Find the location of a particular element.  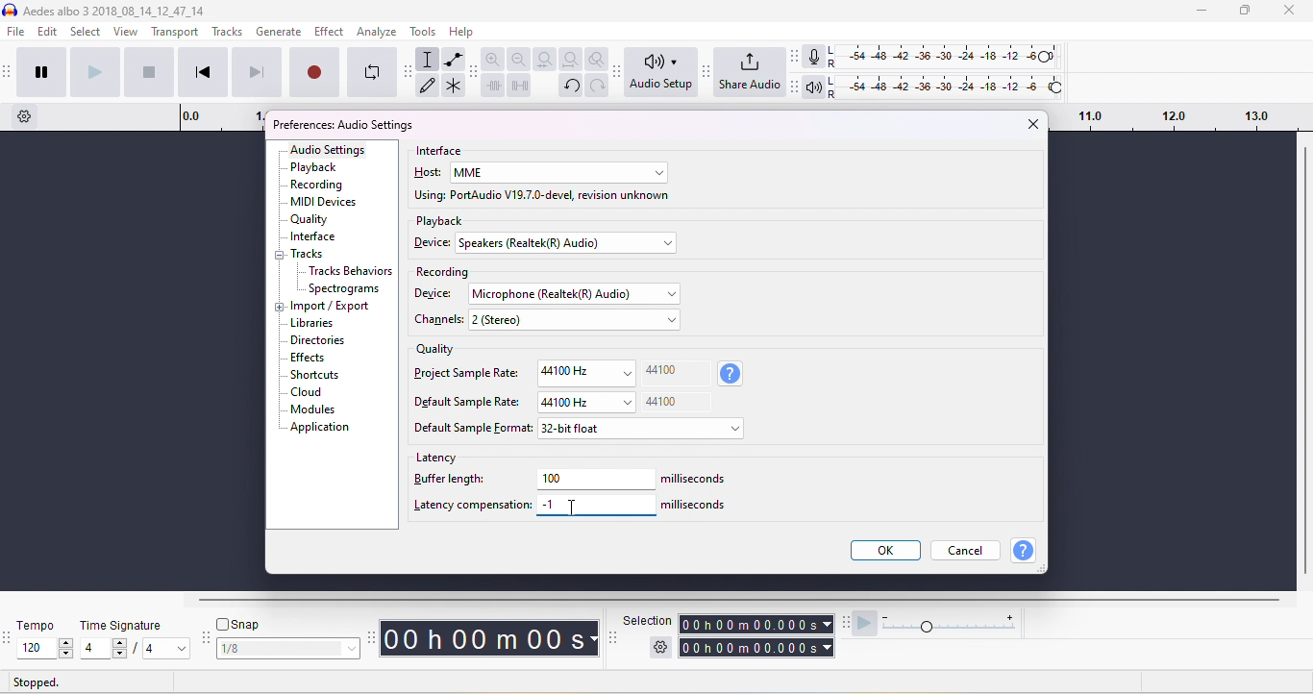

select tempo is located at coordinates (44, 649).